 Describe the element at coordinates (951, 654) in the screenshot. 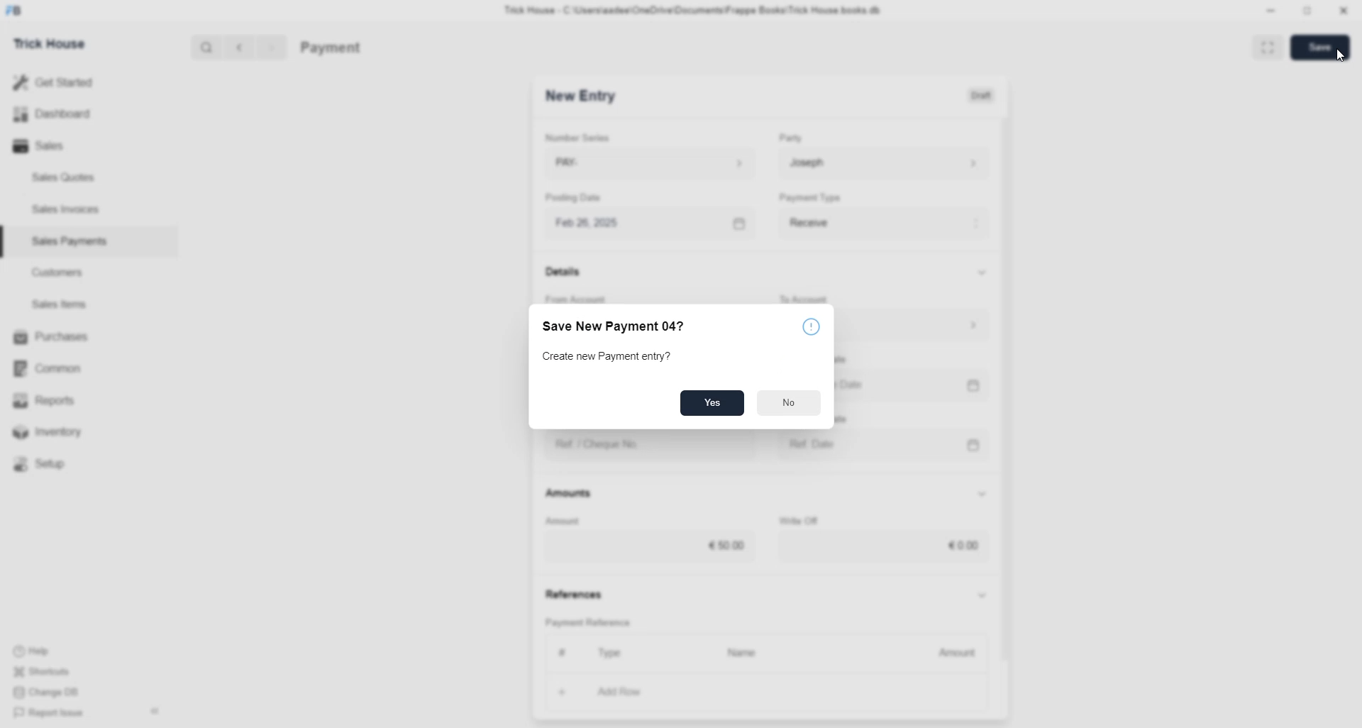

I see `Amount` at that location.